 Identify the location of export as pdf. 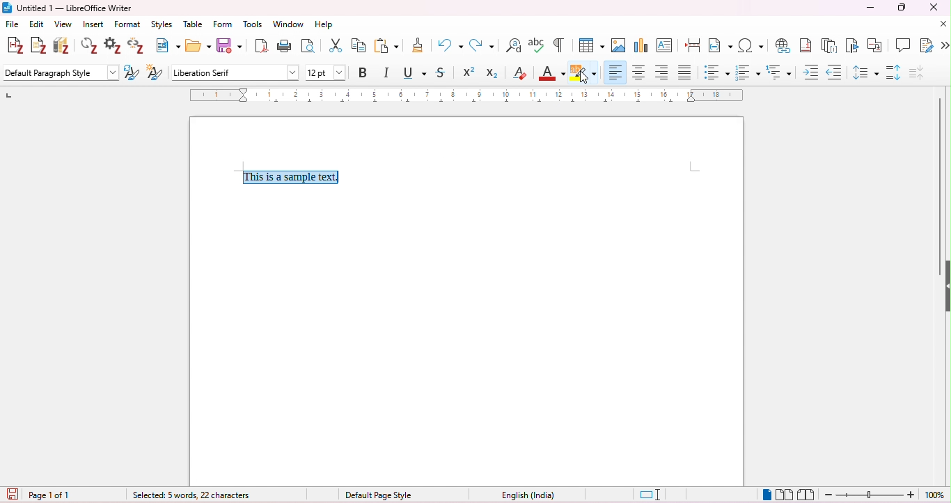
(262, 46).